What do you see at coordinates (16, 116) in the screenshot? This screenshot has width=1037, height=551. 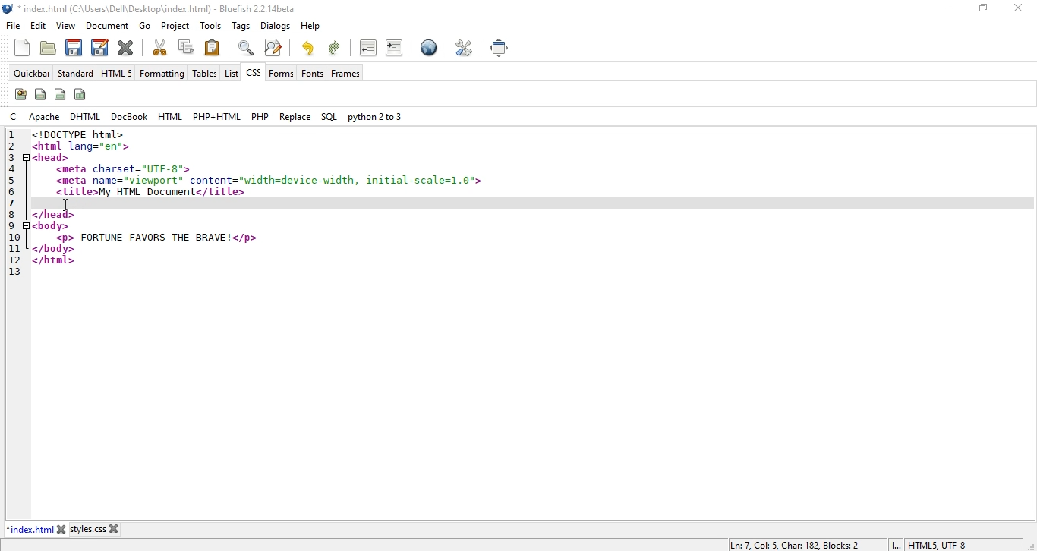 I see `c` at bounding box center [16, 116].